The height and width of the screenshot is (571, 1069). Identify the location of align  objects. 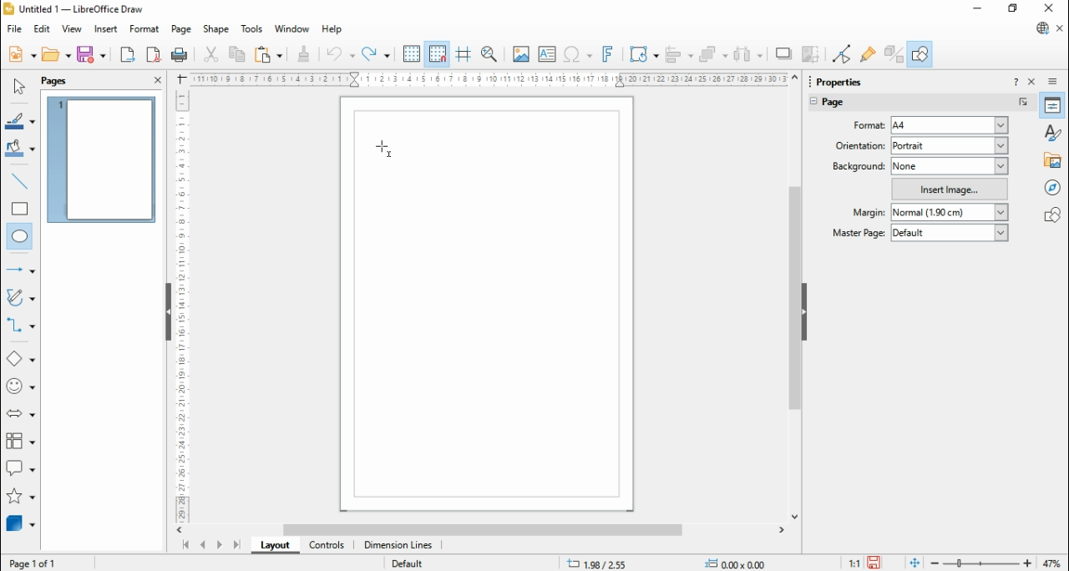
(679, 54).